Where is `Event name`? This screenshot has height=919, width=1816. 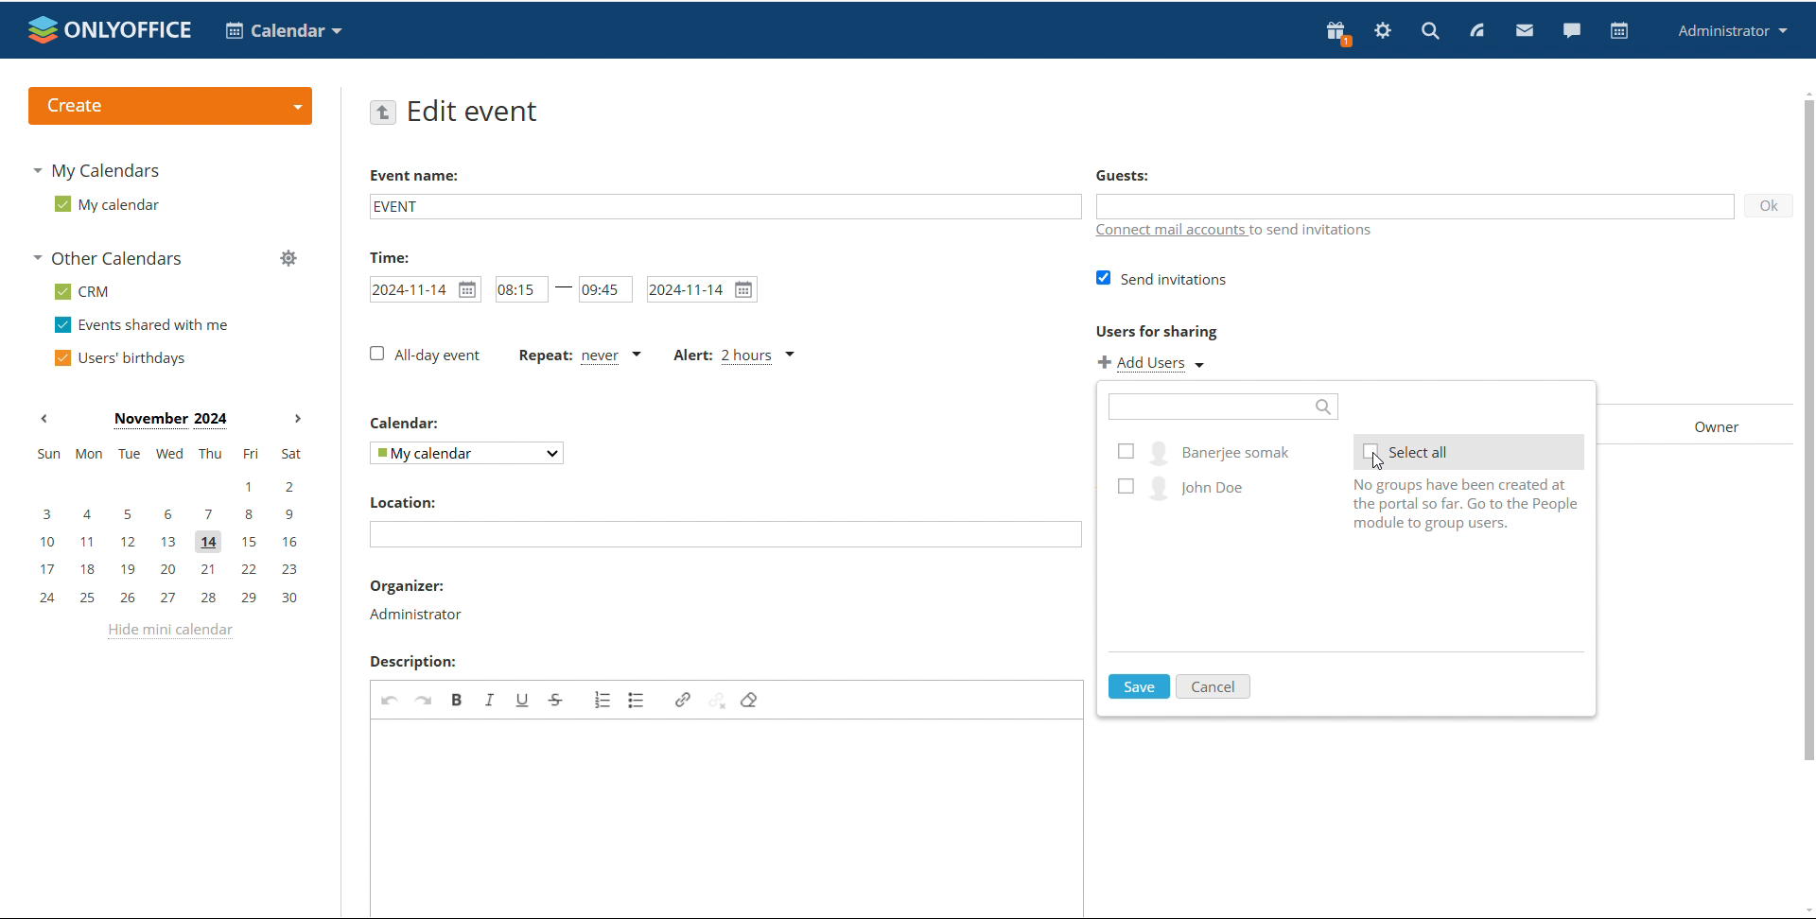
Event name is located at coordinates (414, 175).